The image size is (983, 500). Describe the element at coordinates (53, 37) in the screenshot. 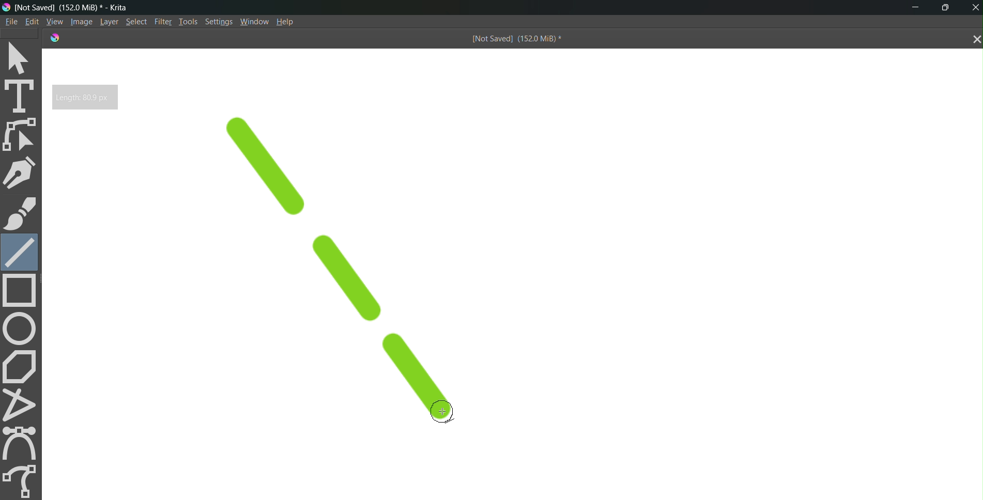

I see `logo` at that location.